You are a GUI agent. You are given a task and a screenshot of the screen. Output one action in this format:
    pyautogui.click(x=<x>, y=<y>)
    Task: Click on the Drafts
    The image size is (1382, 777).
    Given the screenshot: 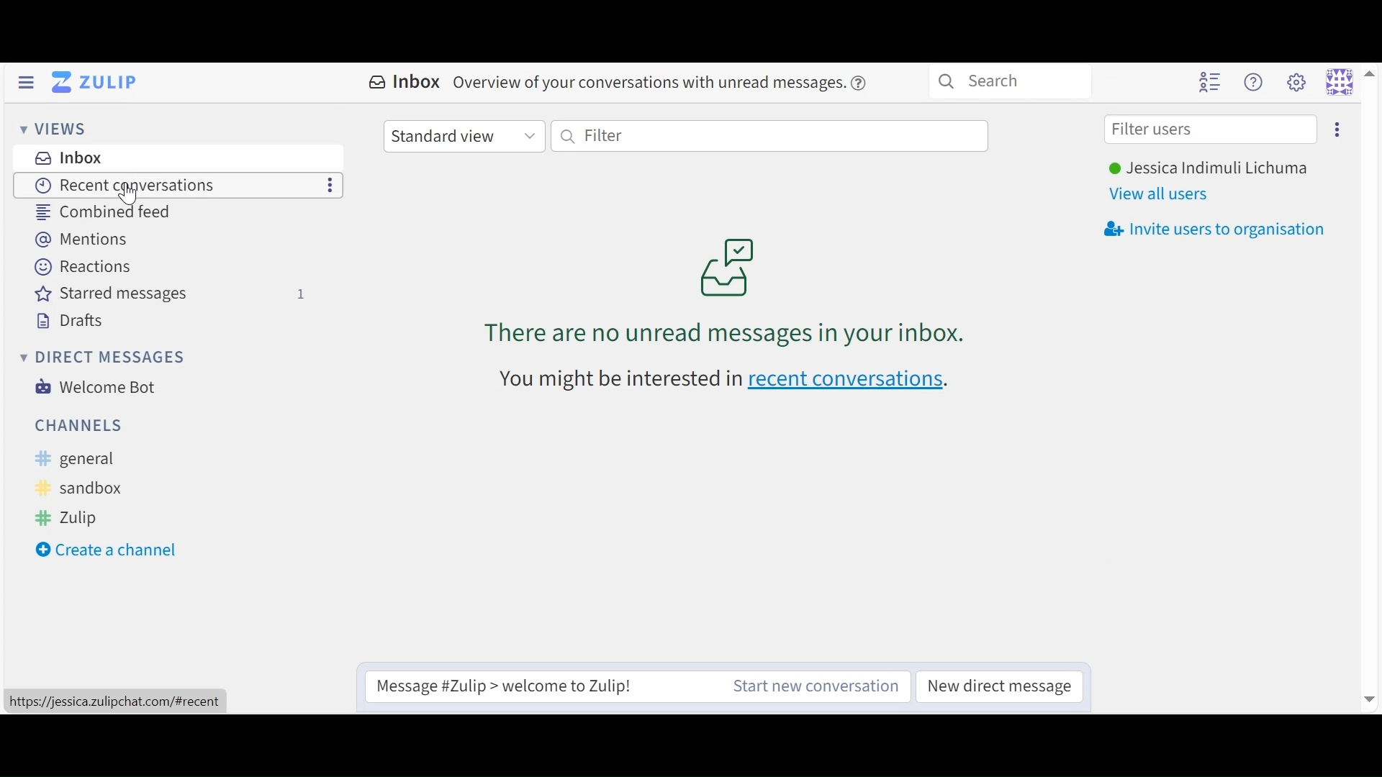 What is the action you would take?
    pyautogui.click(x=64, y=319)
    